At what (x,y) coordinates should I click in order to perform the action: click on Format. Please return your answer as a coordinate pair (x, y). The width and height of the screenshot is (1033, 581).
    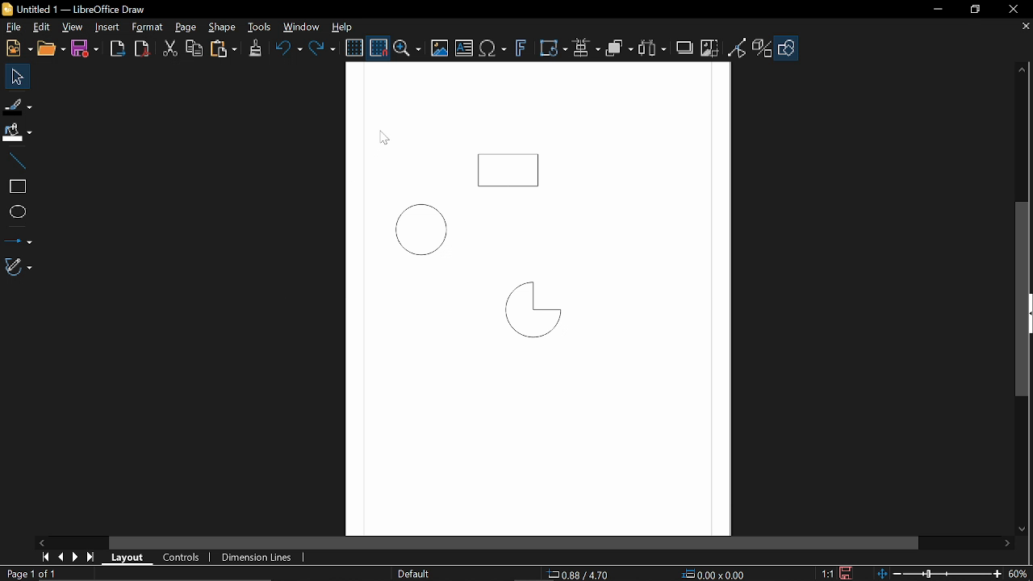
    Looking at the image, I should click on (146, 27).